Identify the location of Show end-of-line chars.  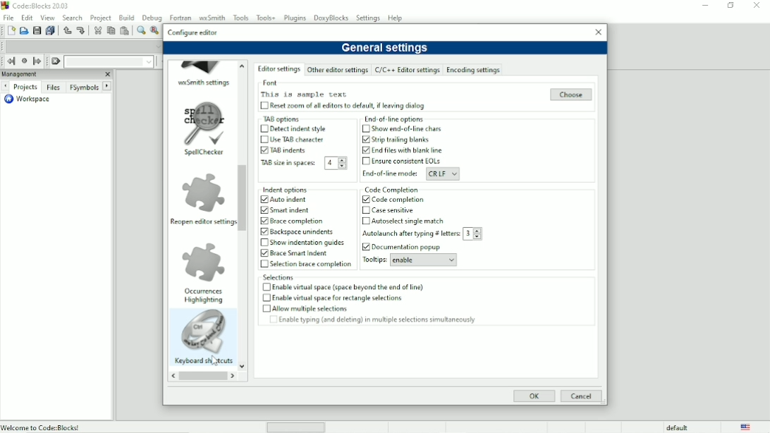
(408, 129).